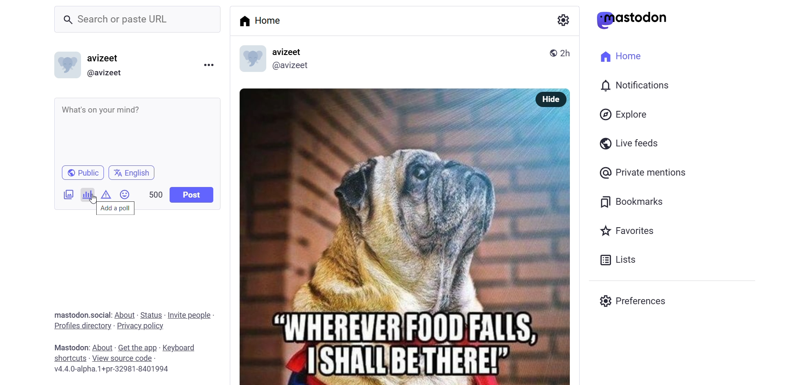 Image resolution: width=809 pixels, height=385 pixels. What do you see at coordinates (633, 86) in the screenshot?
I see `notification` at bounding box center [633, 86].